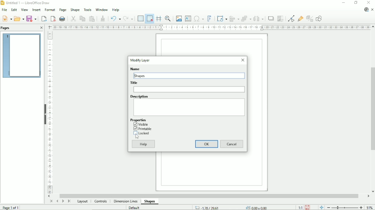 The width and height of the screenshot is (375, 210). I want to click on Page 1 of 1, so click(11, 207).